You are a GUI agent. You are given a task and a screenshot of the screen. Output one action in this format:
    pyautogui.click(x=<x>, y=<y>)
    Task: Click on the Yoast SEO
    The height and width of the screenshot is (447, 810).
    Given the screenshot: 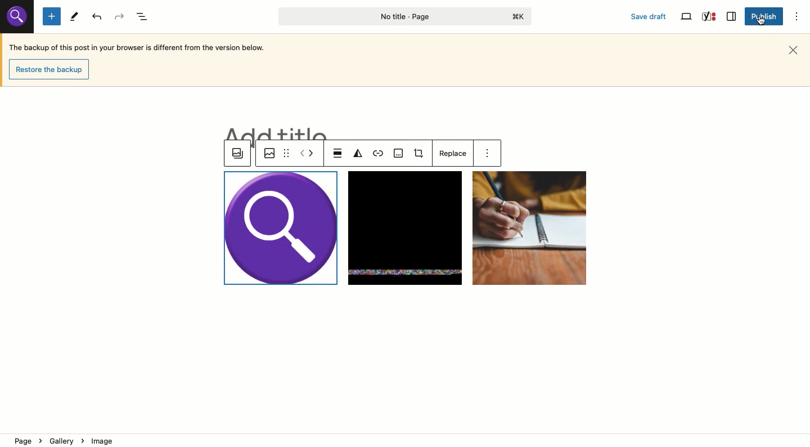 What is the action you would take?
    pyautogui.click(x=709, y=17)
    